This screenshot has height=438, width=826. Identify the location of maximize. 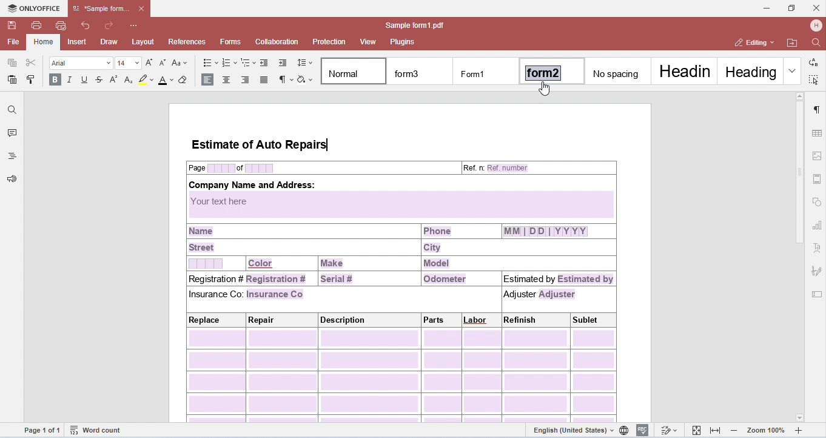
(791, 7).